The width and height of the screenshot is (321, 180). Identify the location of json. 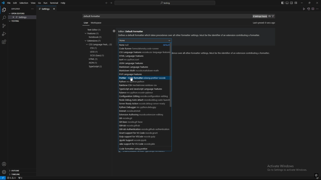
(140, 63).